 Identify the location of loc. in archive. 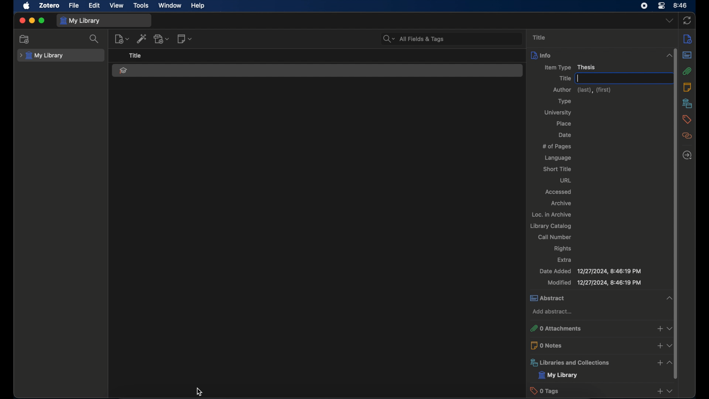
(551, 215).